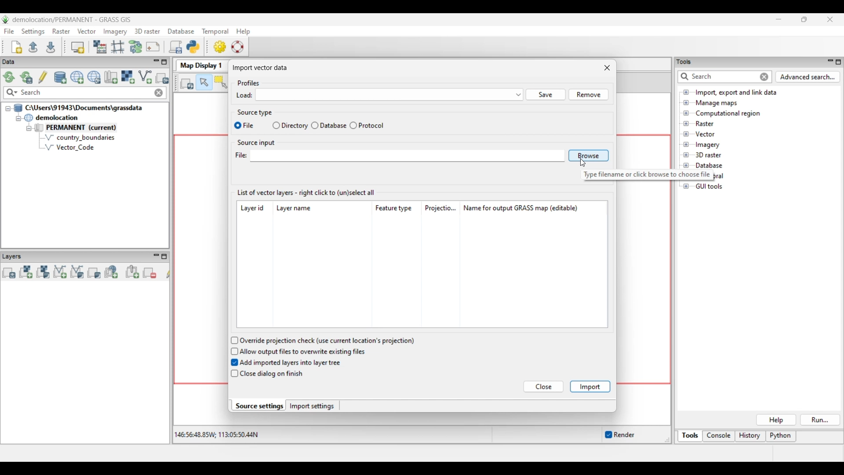 This screenshot has width=844, height=475. Describe the element at coordinates (776, 420) in the screenshot. I see `Help` at that location.